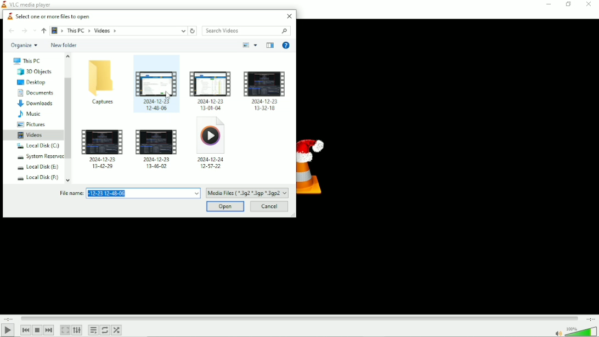 This screenshot has height=337, width=599. Describe the element at coordinates (30, 125) in the screenshot. I see `Pictures` at that location.